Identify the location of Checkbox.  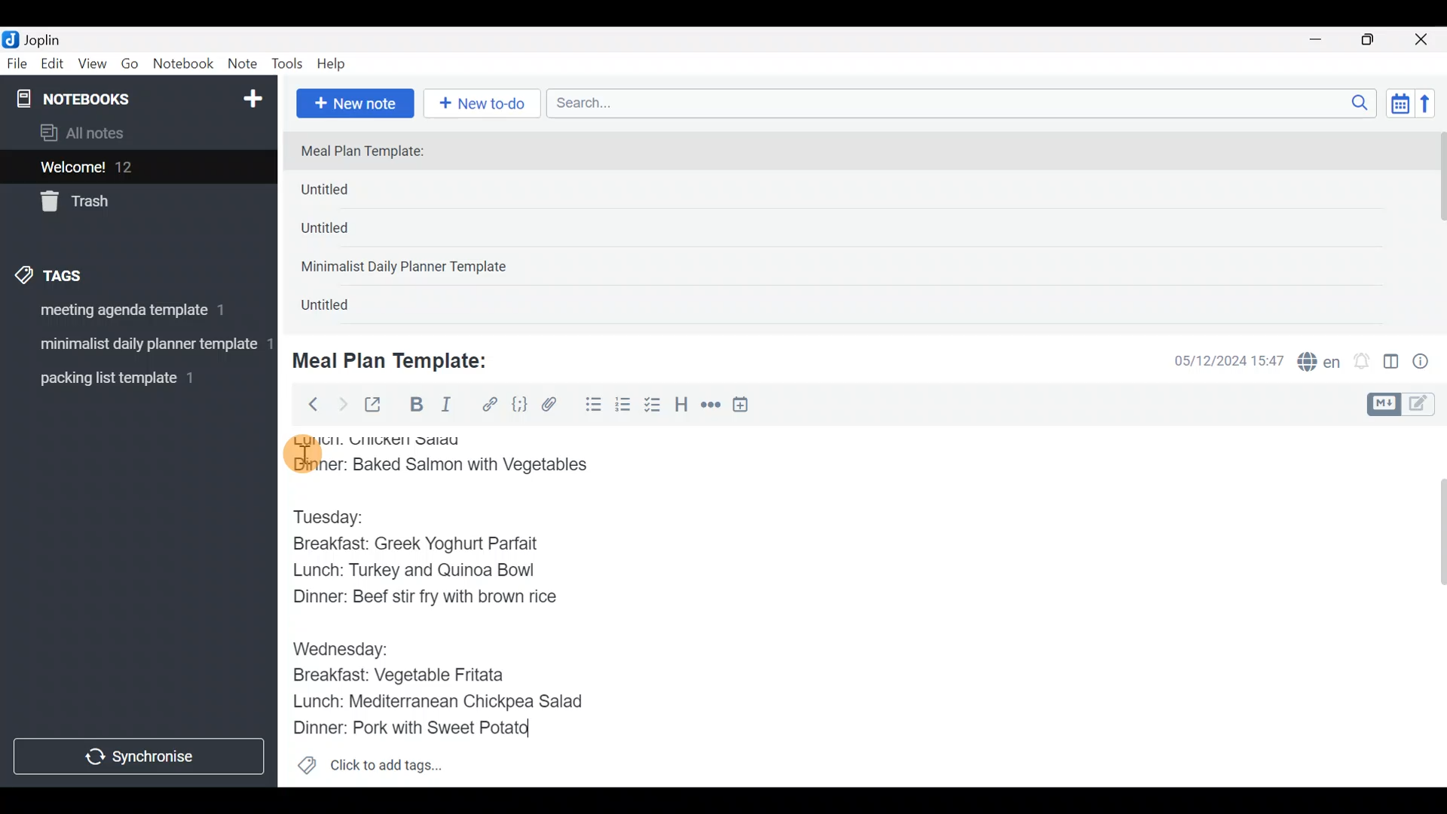
(654, 406).